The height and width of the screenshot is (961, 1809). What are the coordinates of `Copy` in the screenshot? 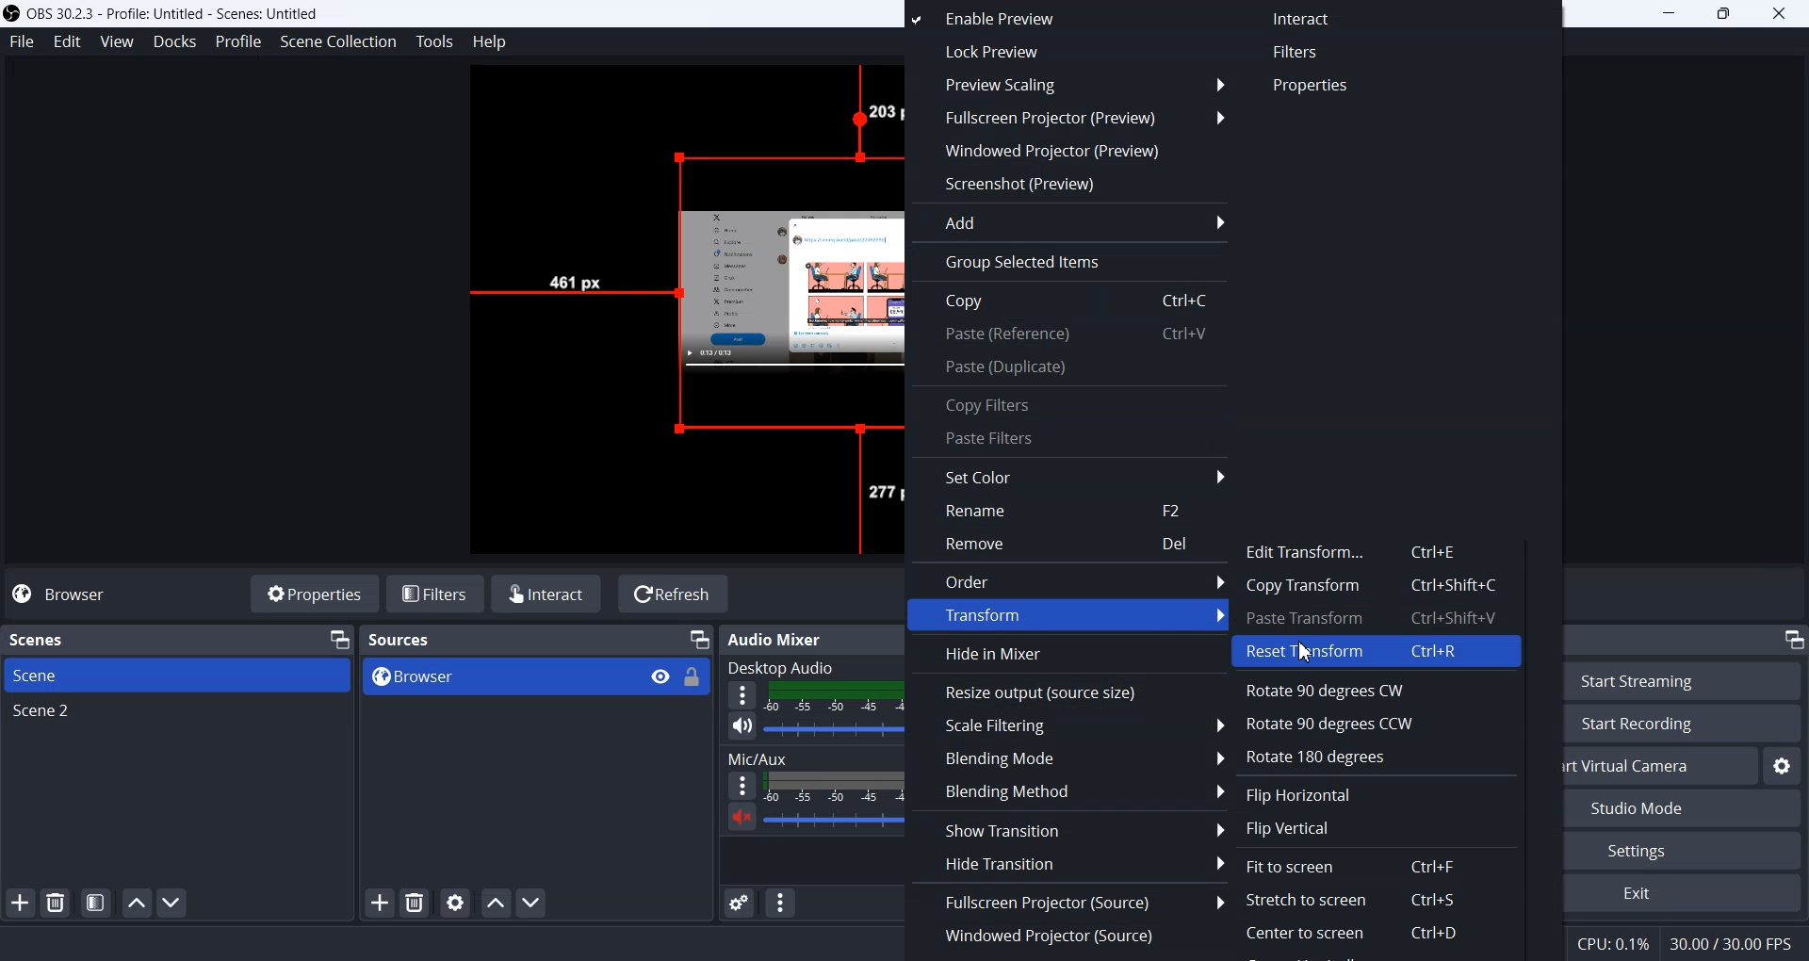 It's located at (1067, 302).